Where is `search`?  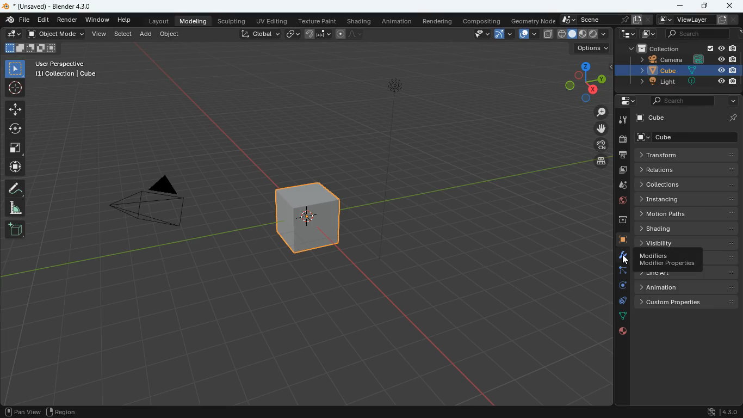
search is located at coordinates (679, 100).